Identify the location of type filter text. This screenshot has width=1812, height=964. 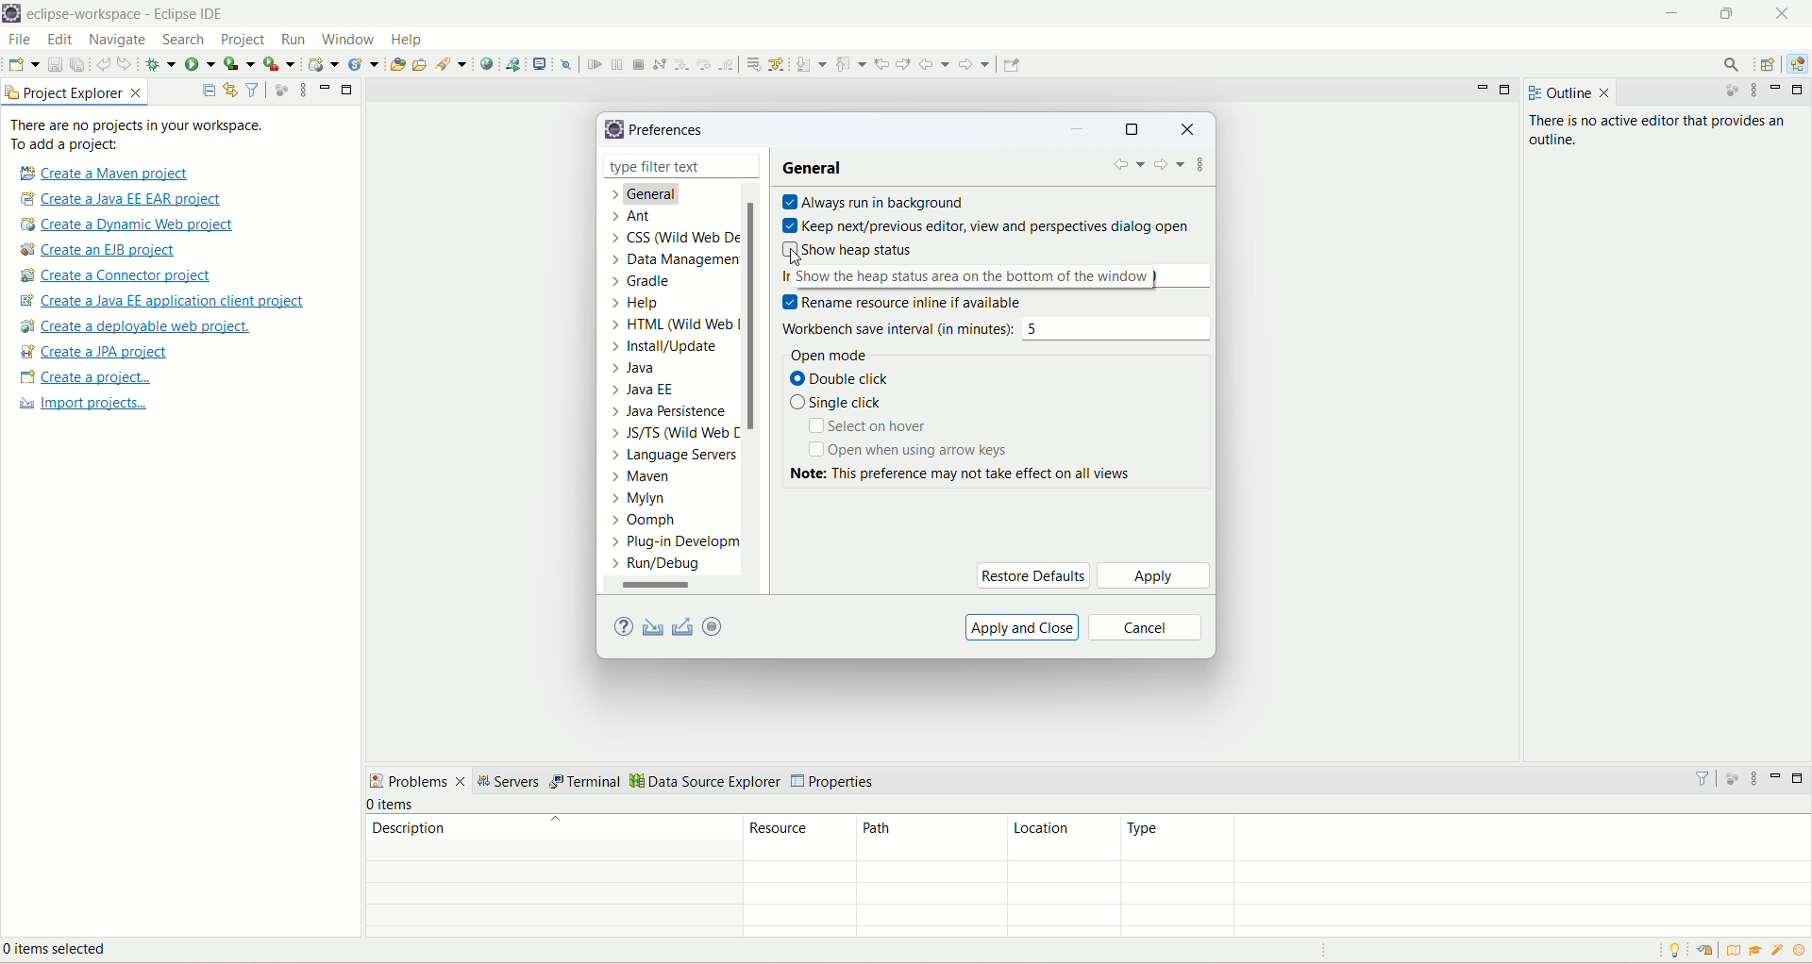
(670, 167).